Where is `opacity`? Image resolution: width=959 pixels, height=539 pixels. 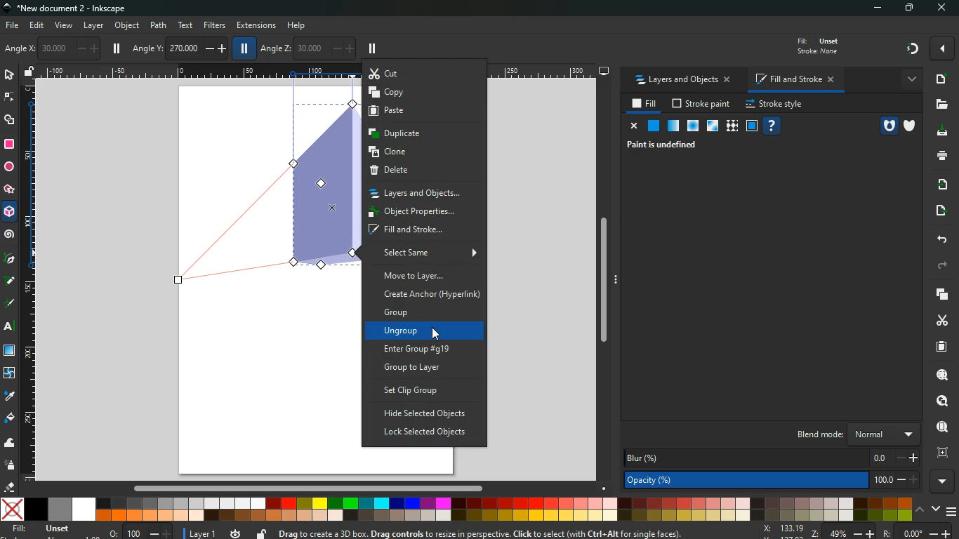 opacity is located at coordinates (673, 126).